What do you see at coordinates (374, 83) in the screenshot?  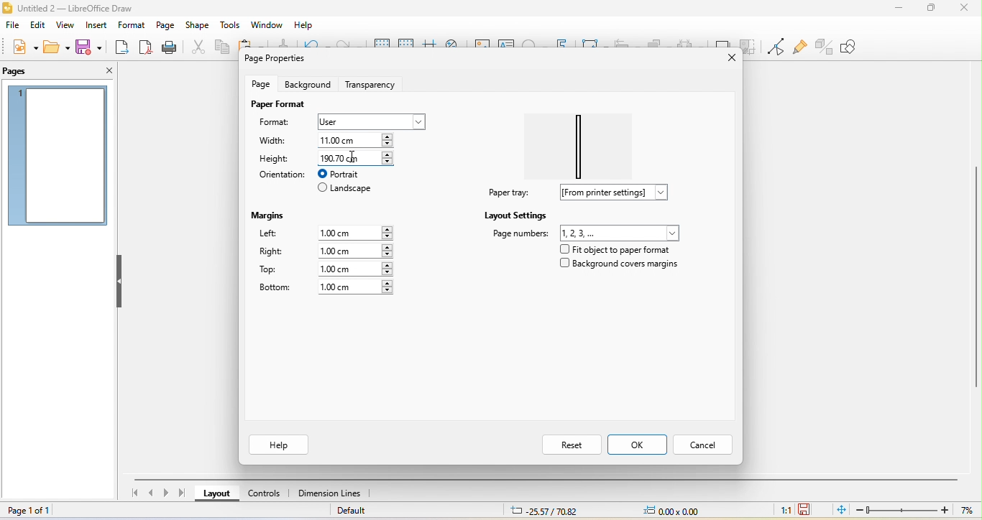 I see `transparency` at bounding box center [374, 83].